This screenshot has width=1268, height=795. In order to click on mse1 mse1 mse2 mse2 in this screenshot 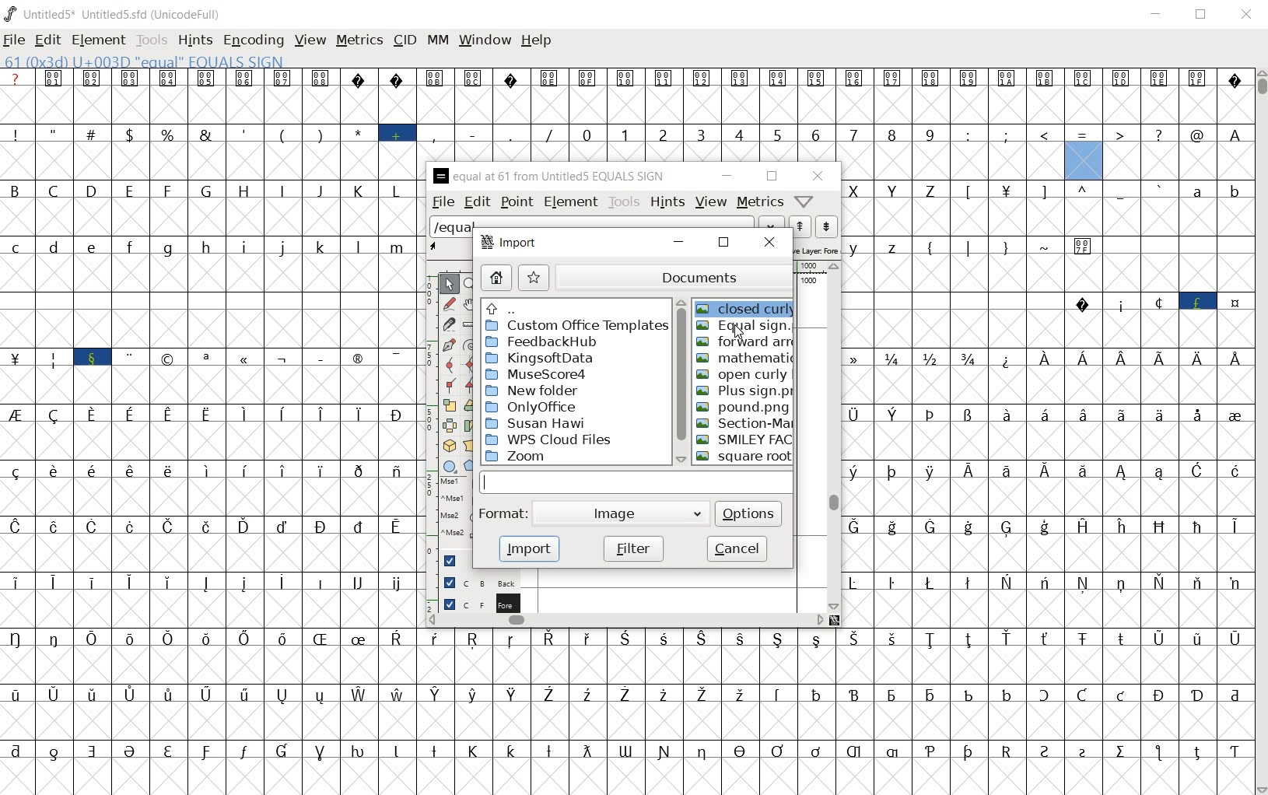, I will do `click(449, 511)`.